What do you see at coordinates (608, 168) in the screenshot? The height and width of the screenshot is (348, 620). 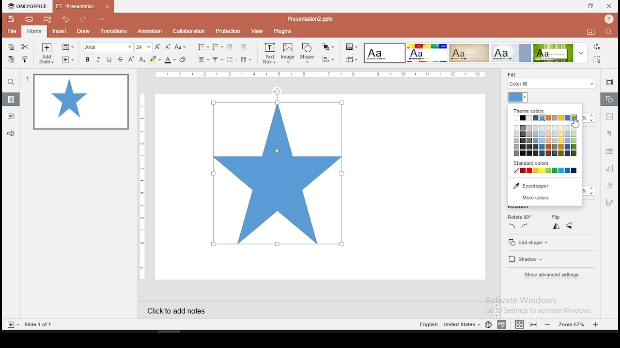 I see `chart settings` at bounding box center [608, 168].